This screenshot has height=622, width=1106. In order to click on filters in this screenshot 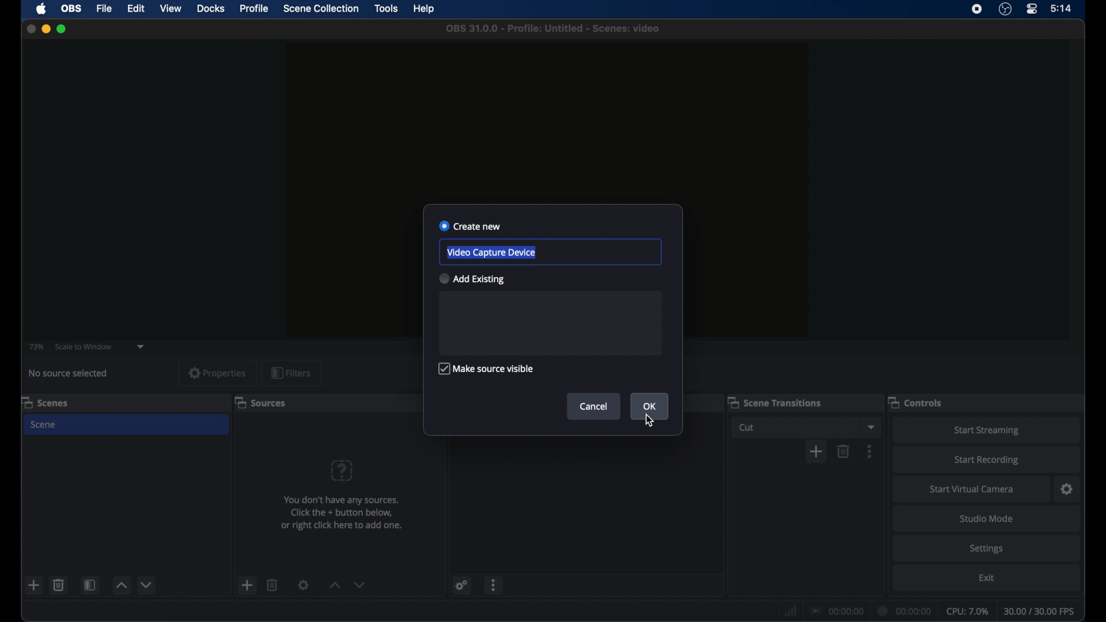, I will do `click(291, 373)`.